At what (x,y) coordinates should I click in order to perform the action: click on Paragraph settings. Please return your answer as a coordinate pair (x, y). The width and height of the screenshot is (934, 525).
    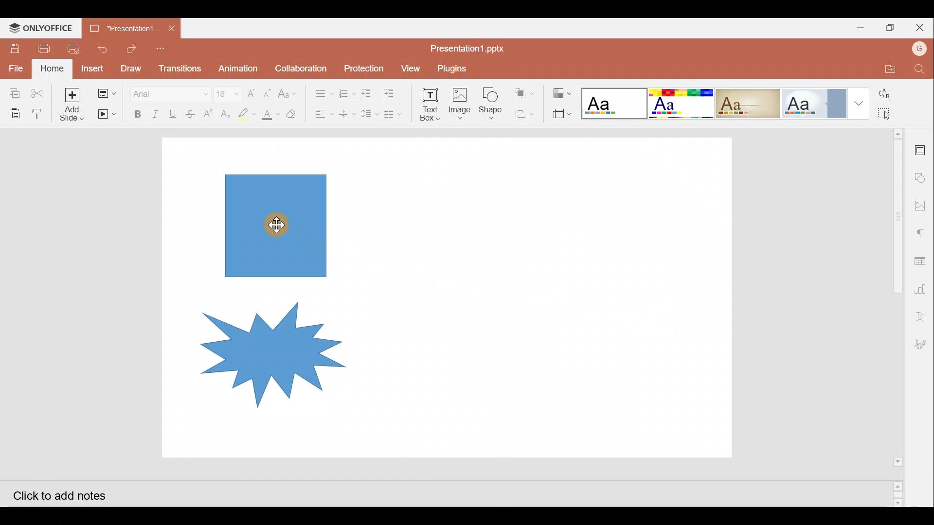
    Looking at the image, I should click on (922, 231).